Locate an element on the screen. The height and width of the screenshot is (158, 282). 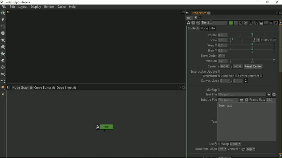
Text1 is located at coordinates (214, 23).